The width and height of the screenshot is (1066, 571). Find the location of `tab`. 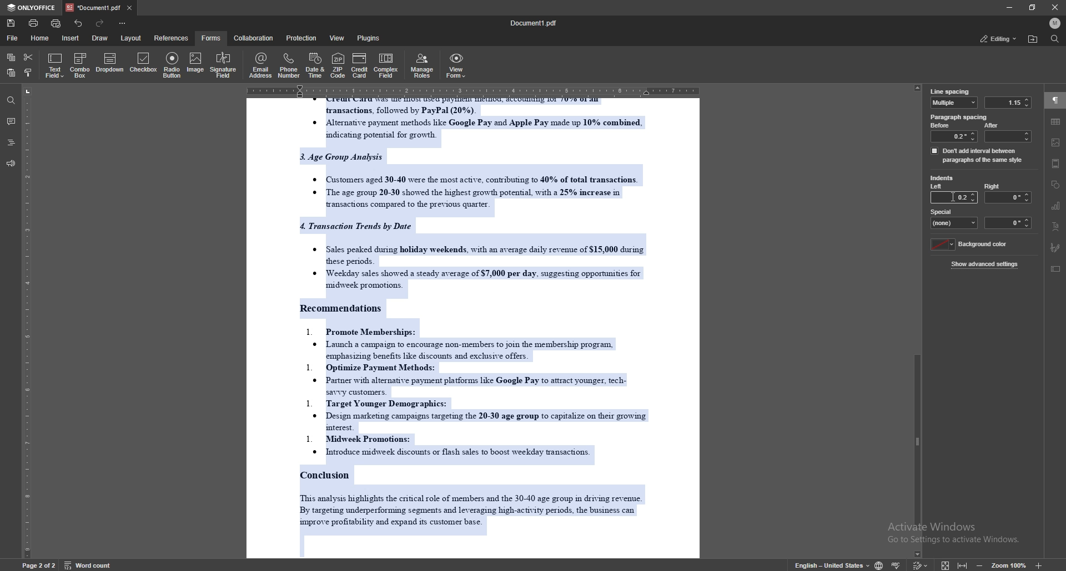

tab is located at coordinates (94, 7).